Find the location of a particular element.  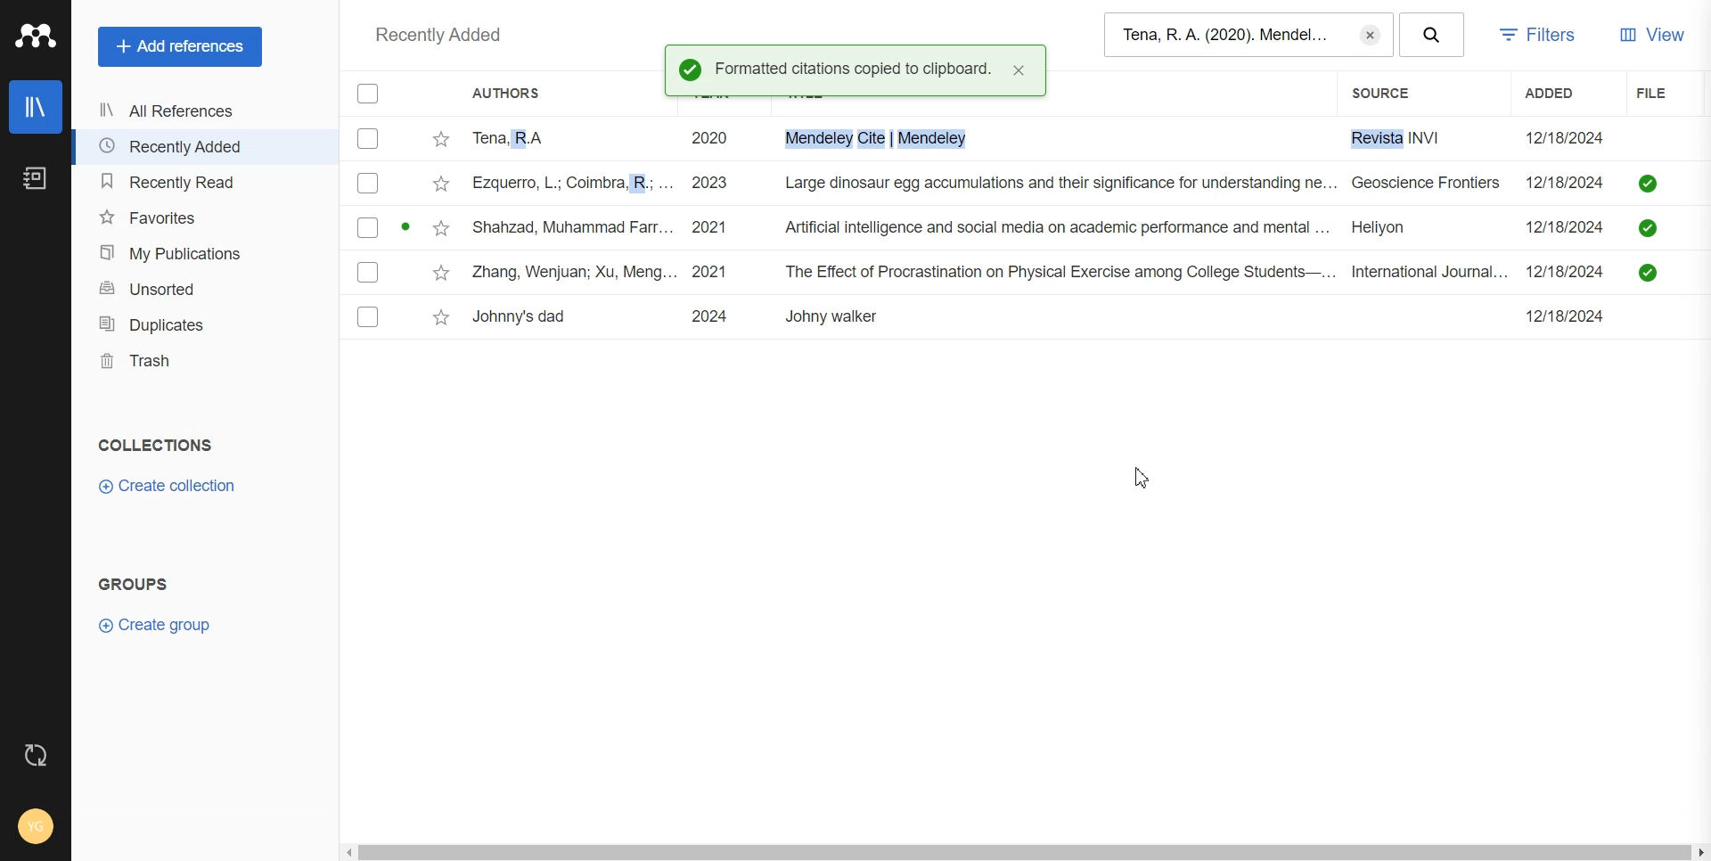

12/18/2024 is located at coordinates (1567, 182).